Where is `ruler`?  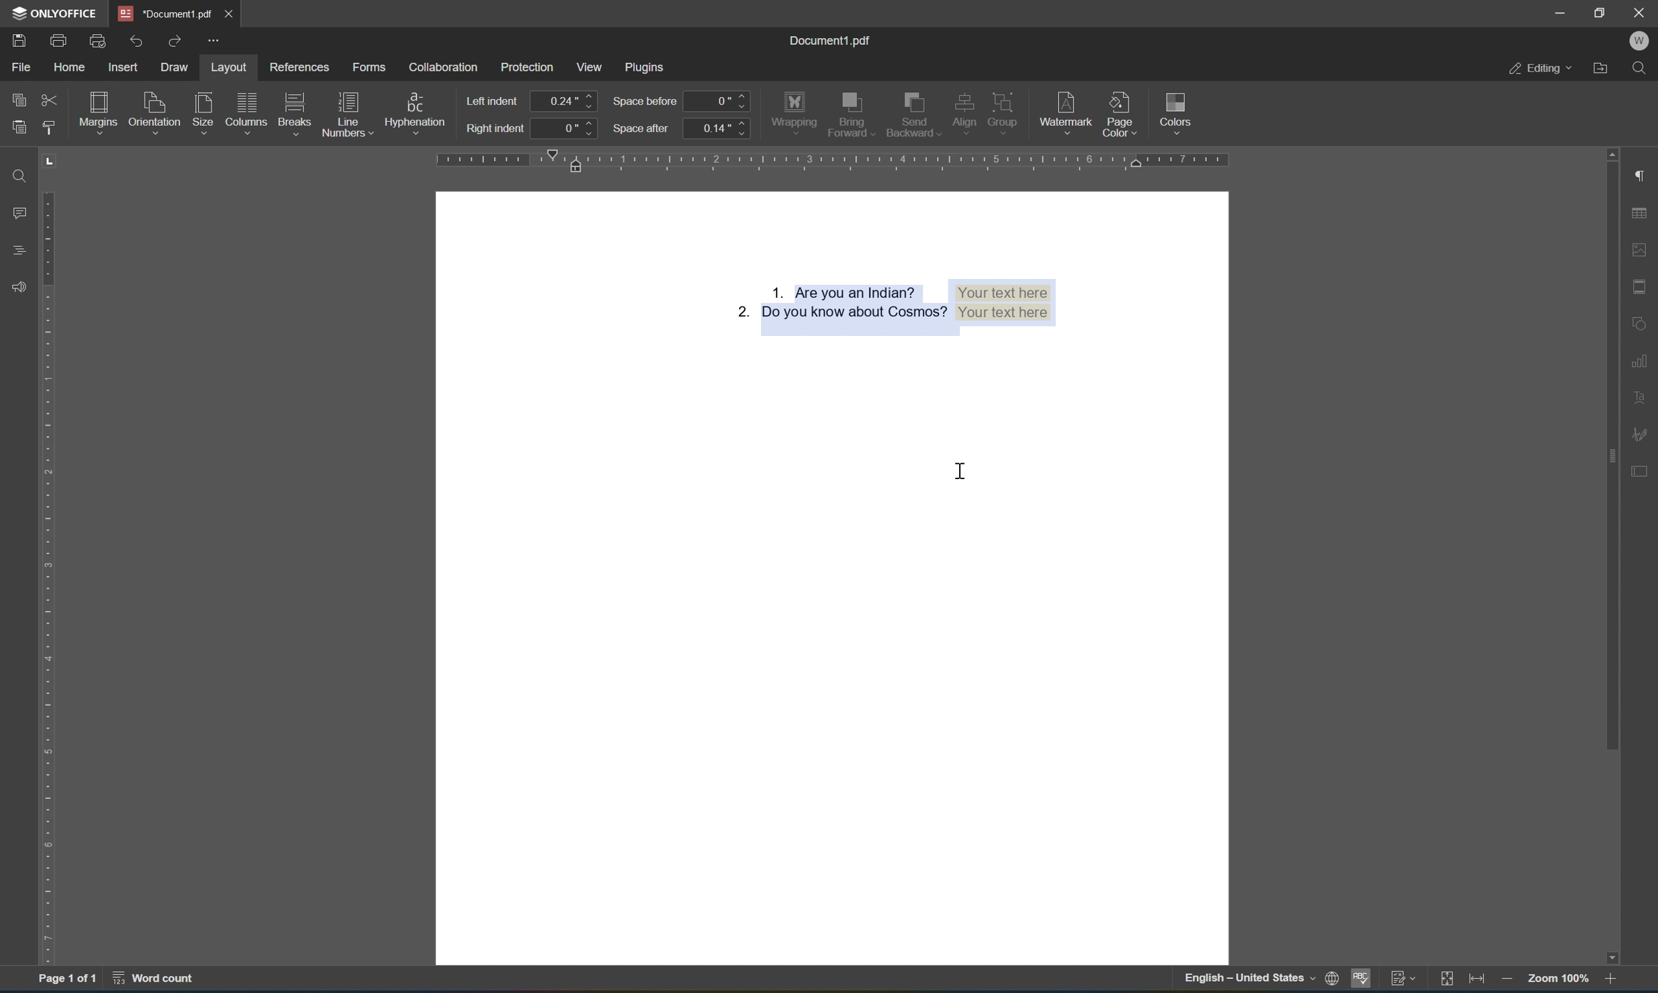
ruler is located at coordinates (829, 161).